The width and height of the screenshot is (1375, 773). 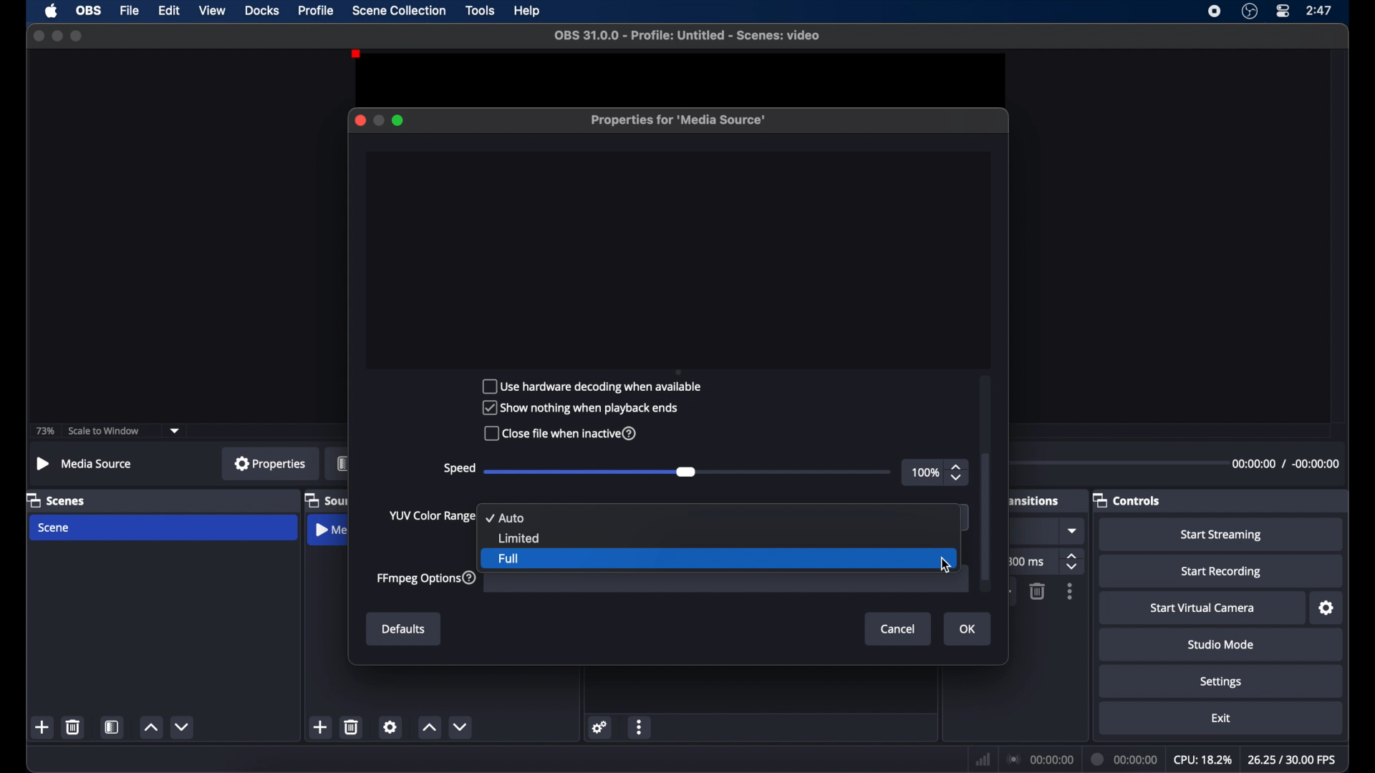 What do you see at coordinates (89, 11) in the screenshot?
I see `obs` at bounding box center [89, 11].